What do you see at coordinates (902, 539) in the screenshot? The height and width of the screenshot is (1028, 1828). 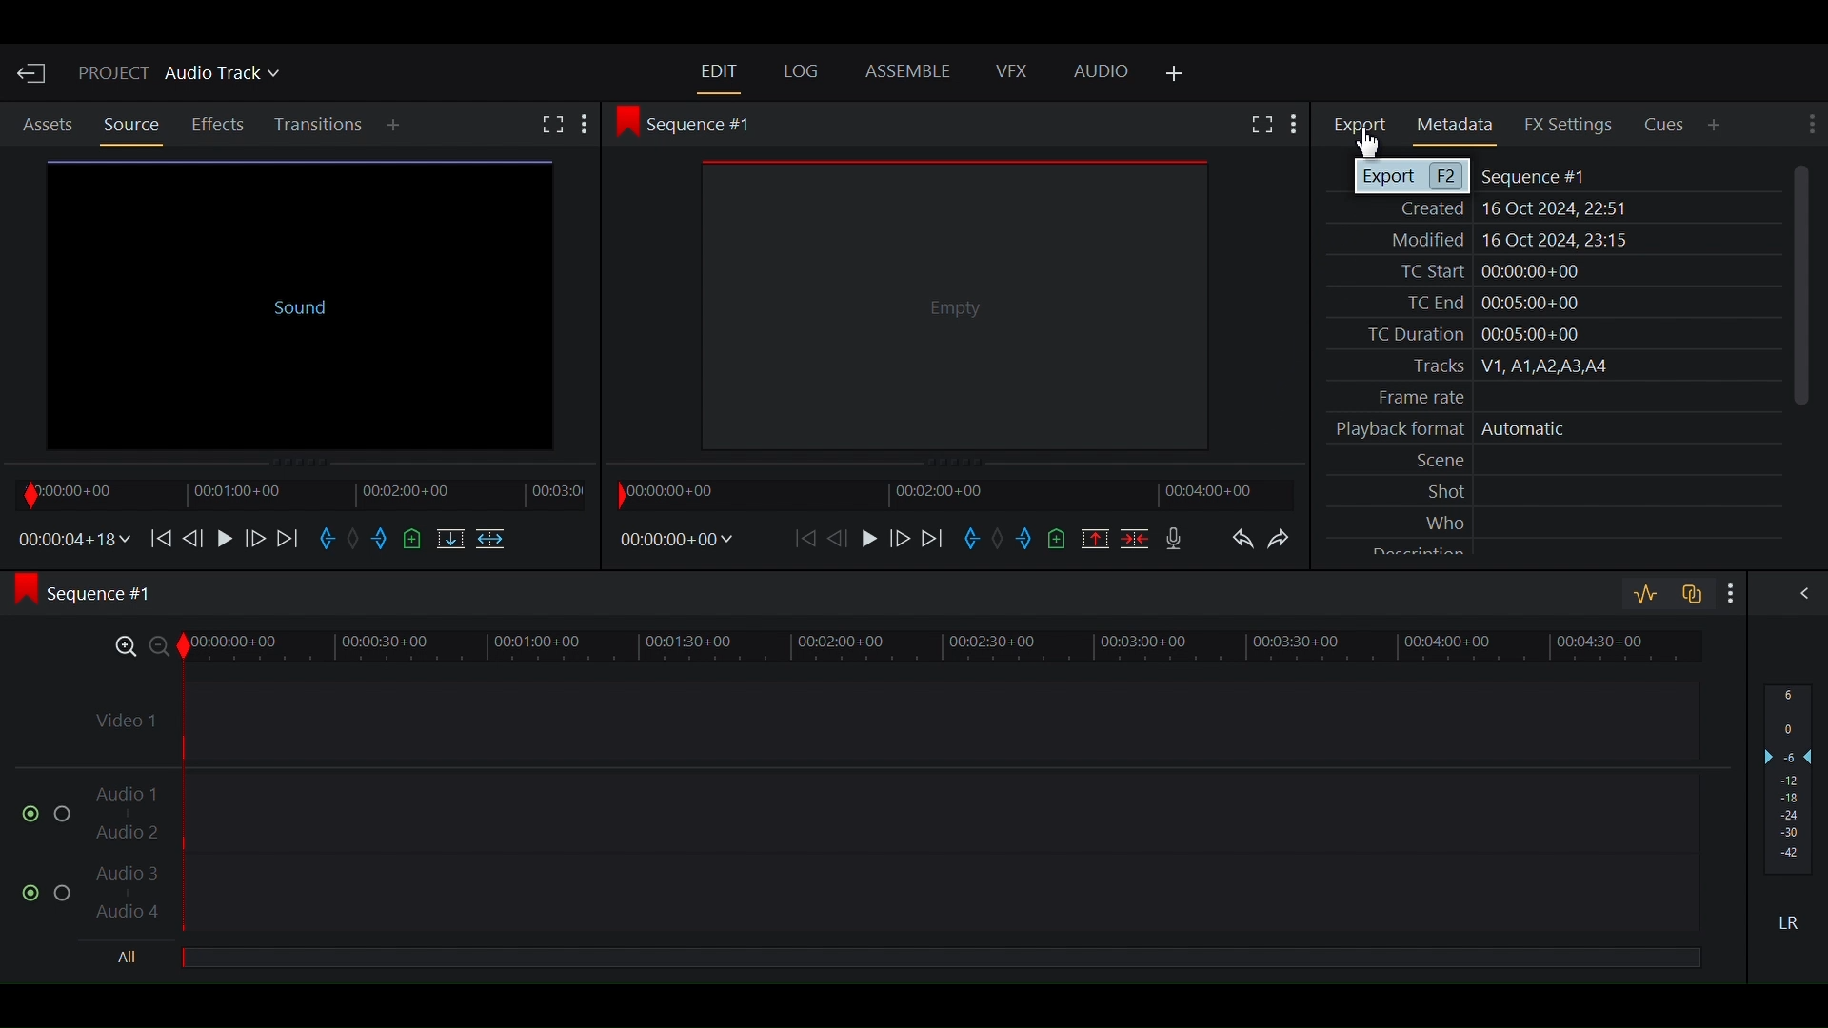 I see `Nudge one frame forward` at bounding box center [902, 539].